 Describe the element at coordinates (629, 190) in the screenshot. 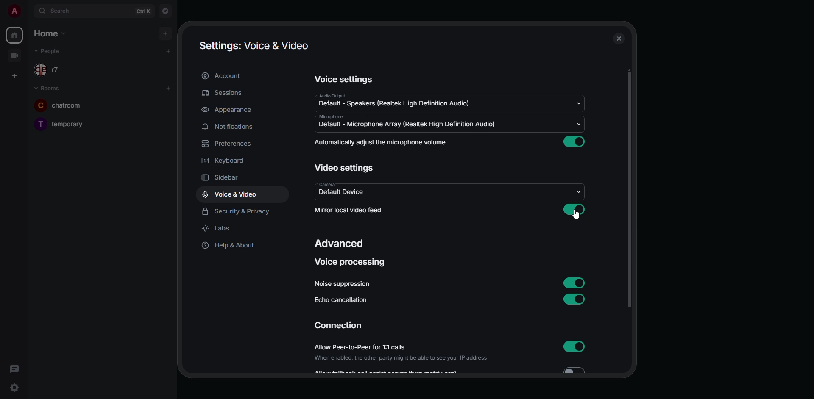

I see `scroll bar` at that location.